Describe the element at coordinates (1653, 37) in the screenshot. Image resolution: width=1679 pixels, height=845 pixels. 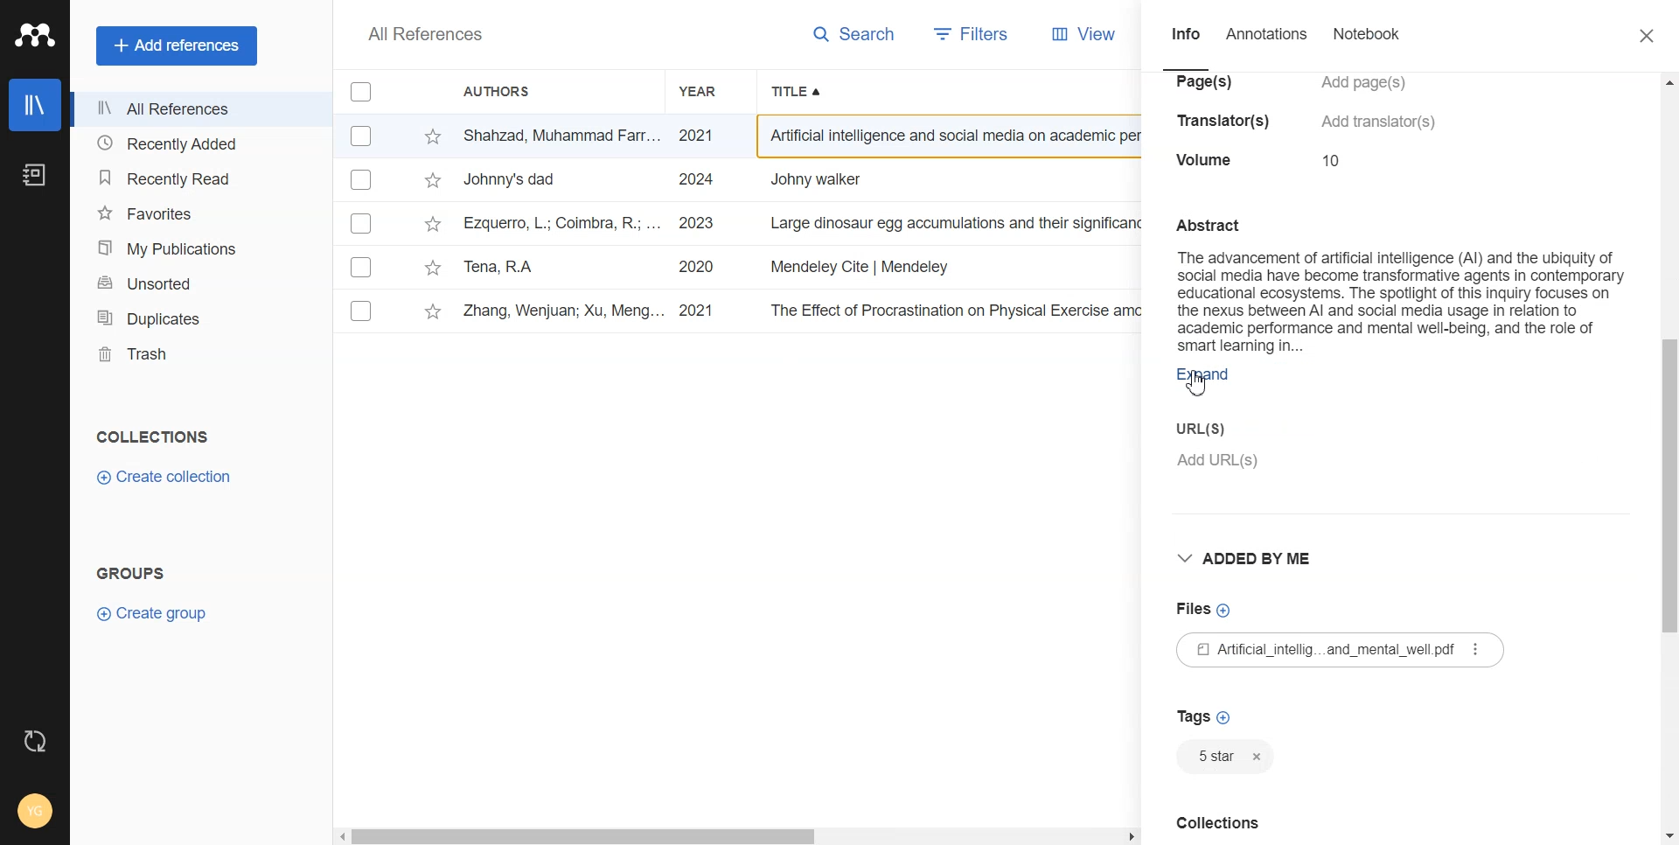
I see `Close` at that location.